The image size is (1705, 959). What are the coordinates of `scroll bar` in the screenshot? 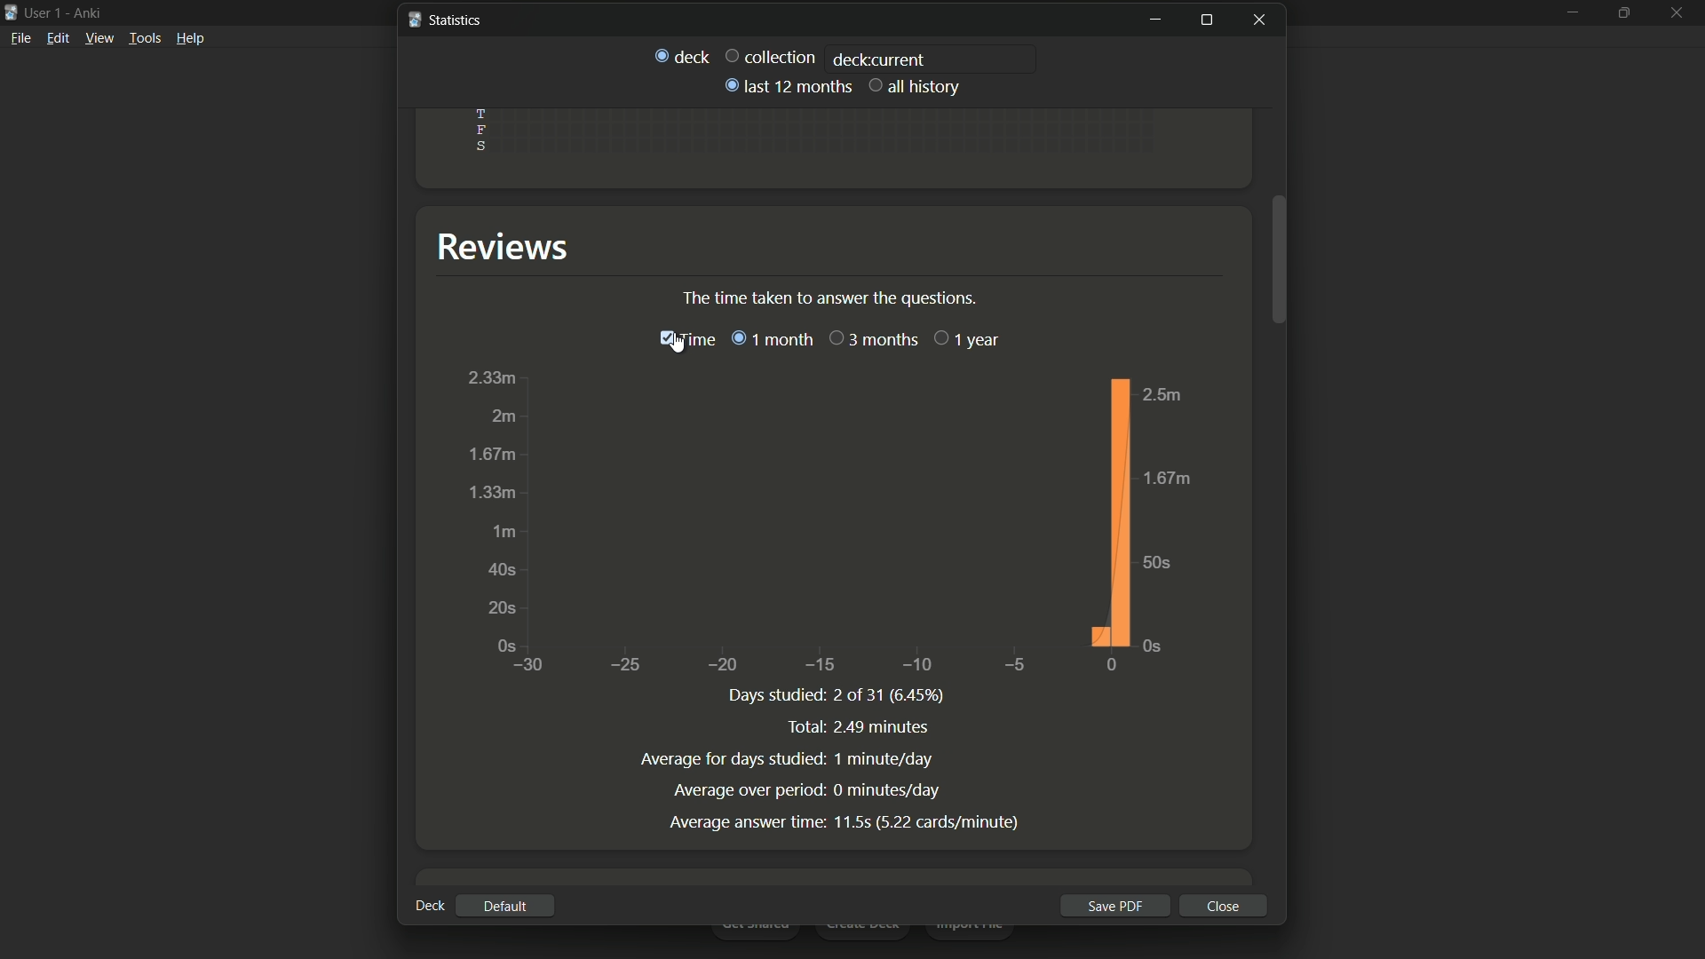 It's located at (1280, 259).